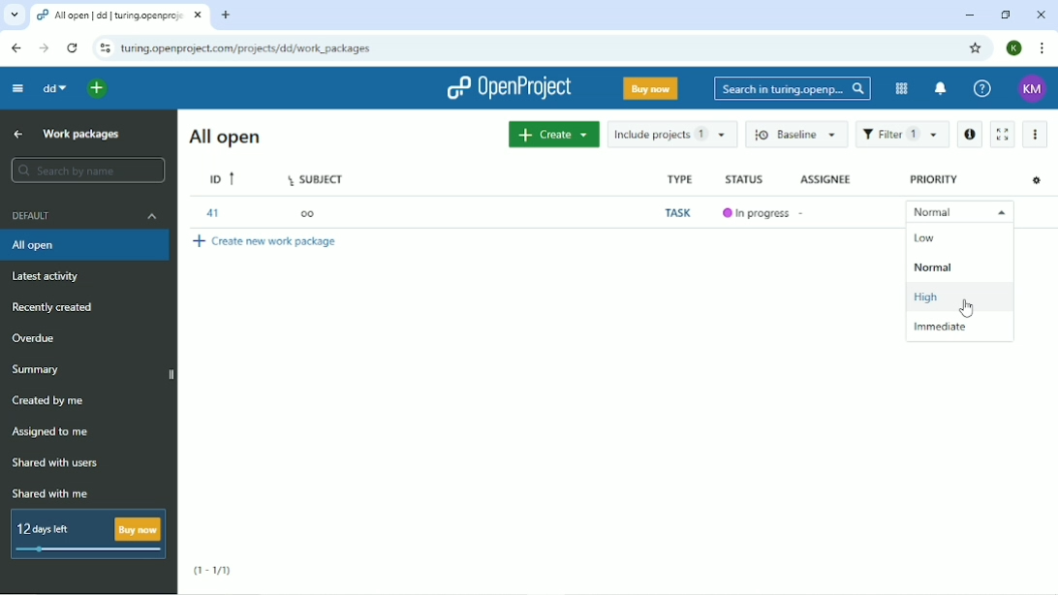  I want to click on Customize and control google chrome, so click(1041, 47).